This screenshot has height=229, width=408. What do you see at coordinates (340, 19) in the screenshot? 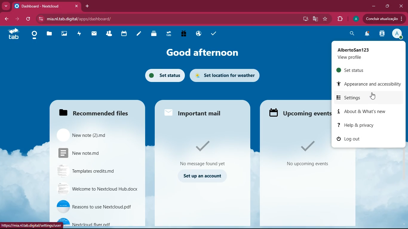
I see `extensions` at bounding box center [340, 19].